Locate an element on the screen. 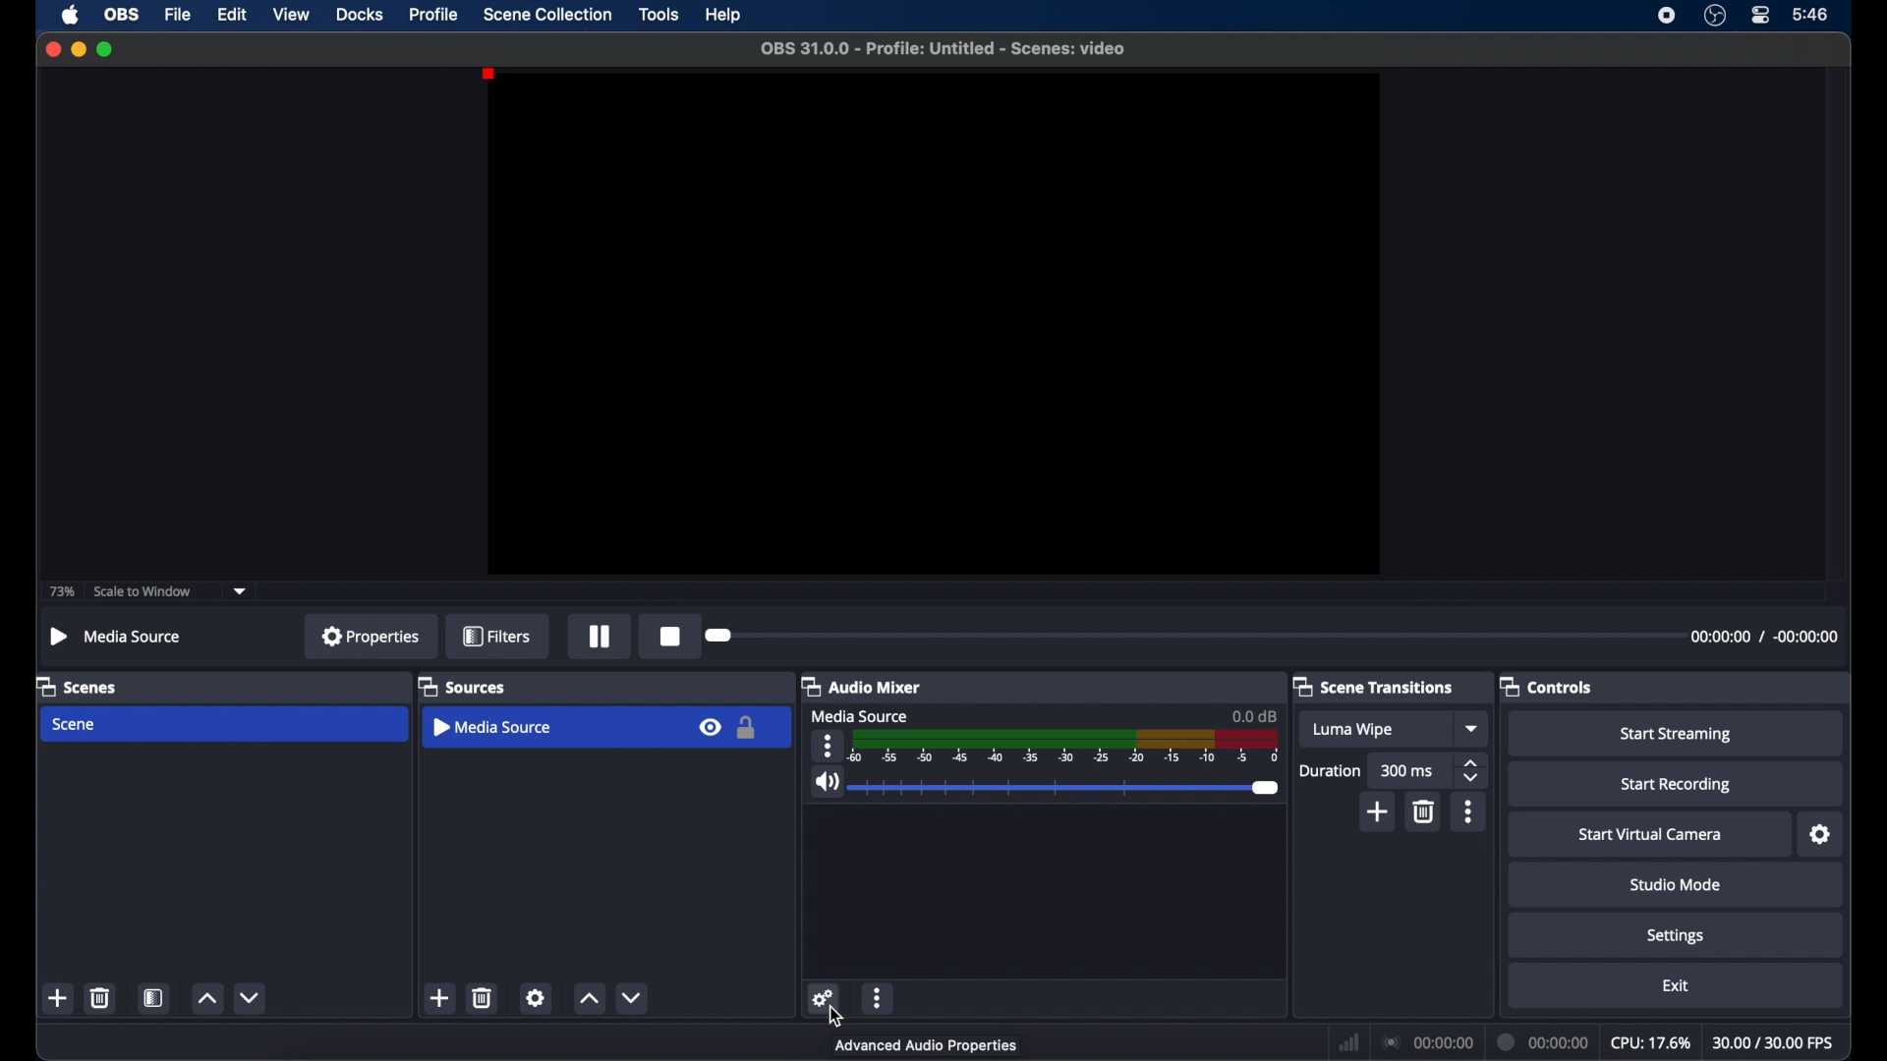 This screenshot has width=1887, height=1061. maximize is located at coordinates (106, 49).